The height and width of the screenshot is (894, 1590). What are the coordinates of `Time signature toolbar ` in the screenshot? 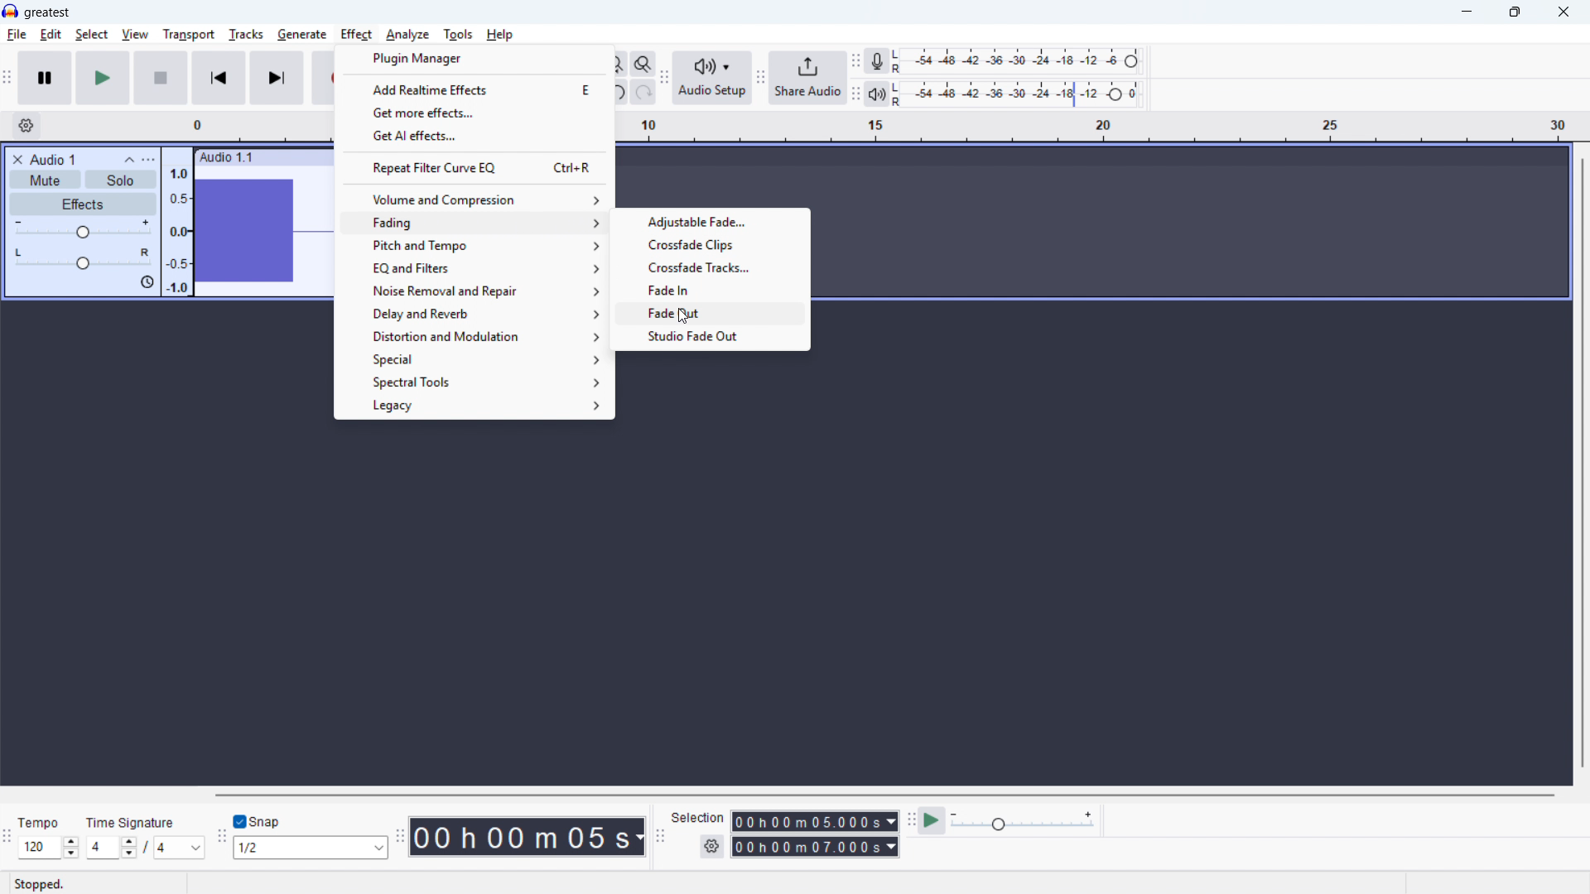 It's located at (8, 840).